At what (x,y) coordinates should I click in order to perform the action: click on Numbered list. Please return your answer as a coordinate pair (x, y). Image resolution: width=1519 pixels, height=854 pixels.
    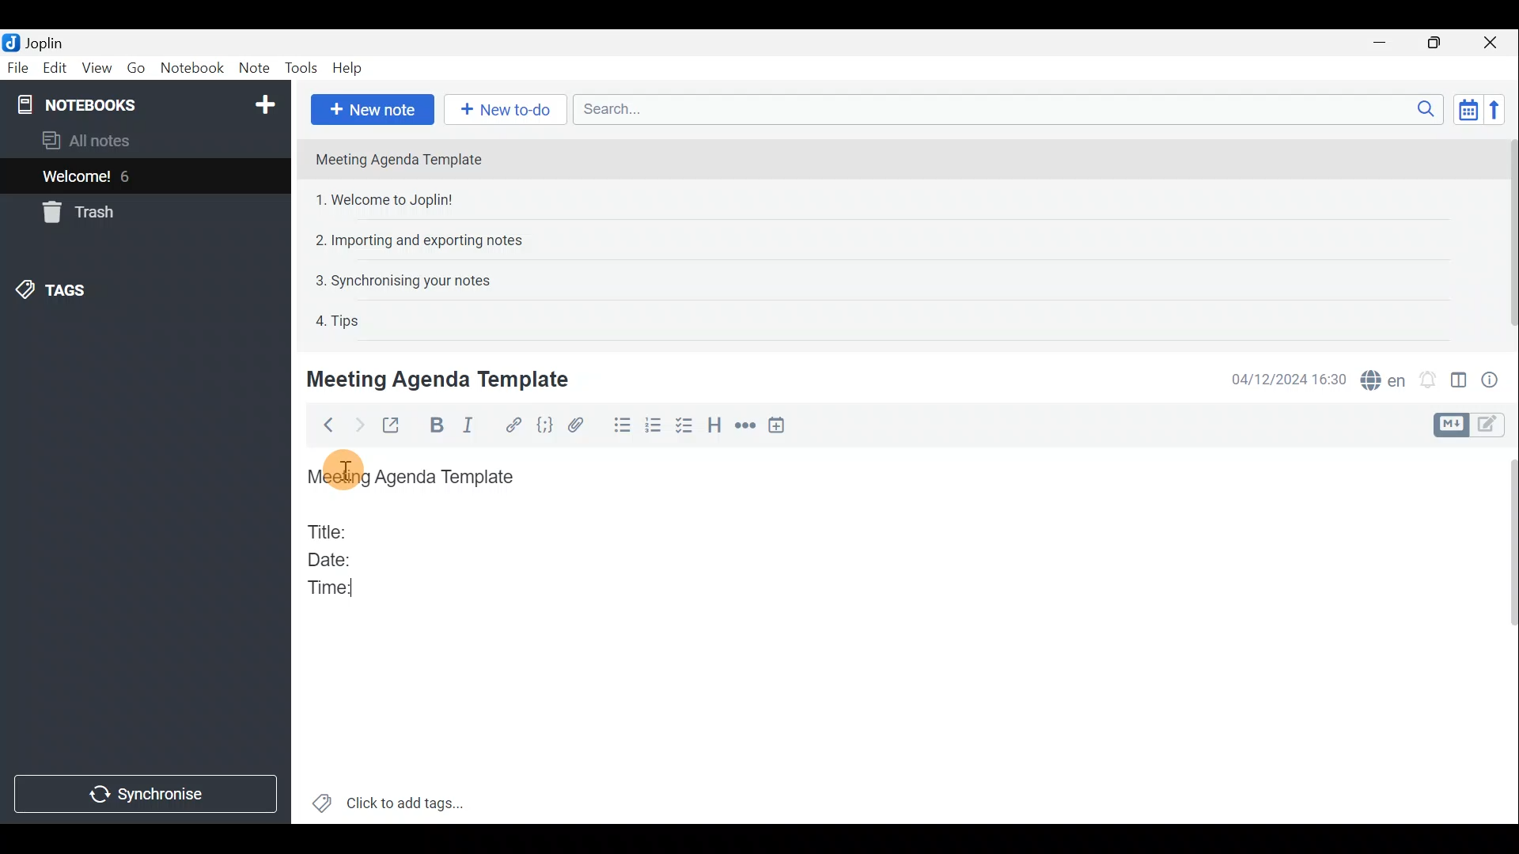
    Looking at the image, I should click on (653, 428).